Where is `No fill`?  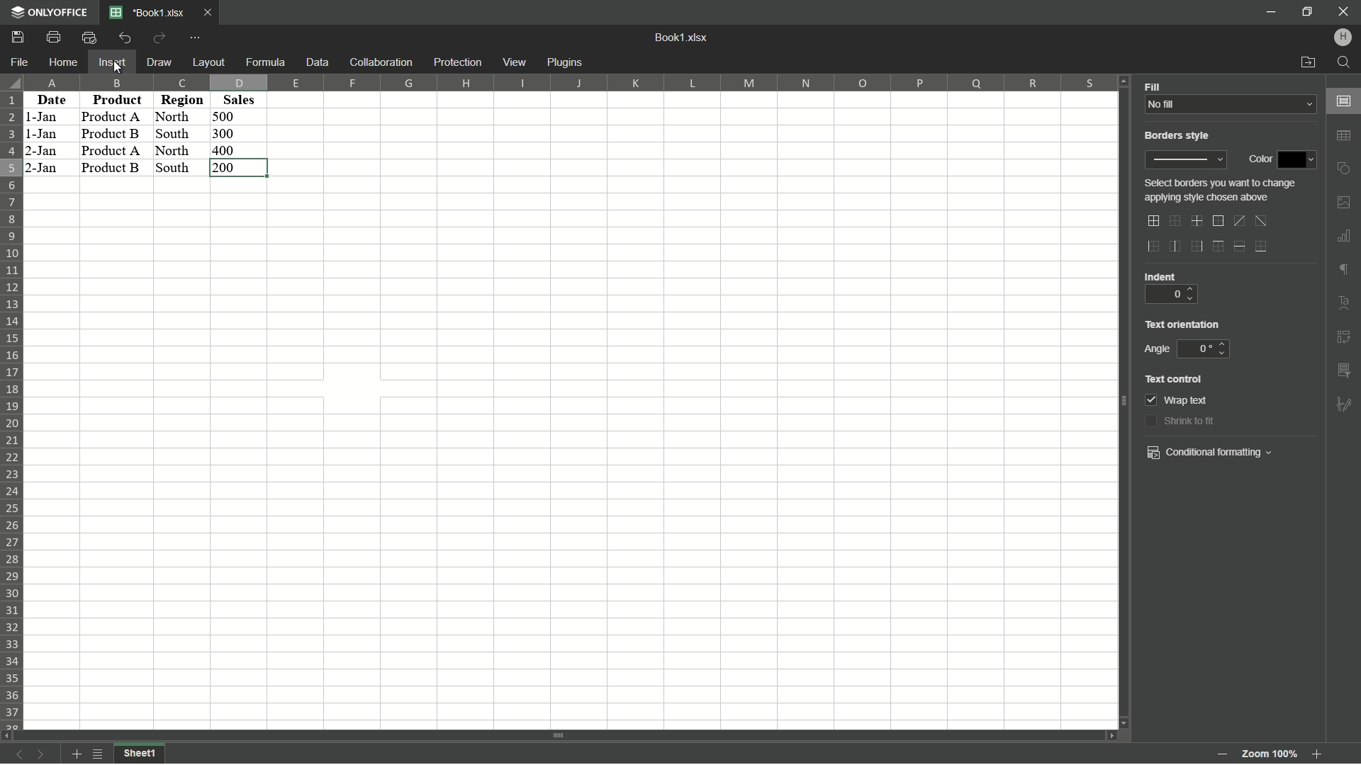
No fill is located at coordinates (1229, 105).